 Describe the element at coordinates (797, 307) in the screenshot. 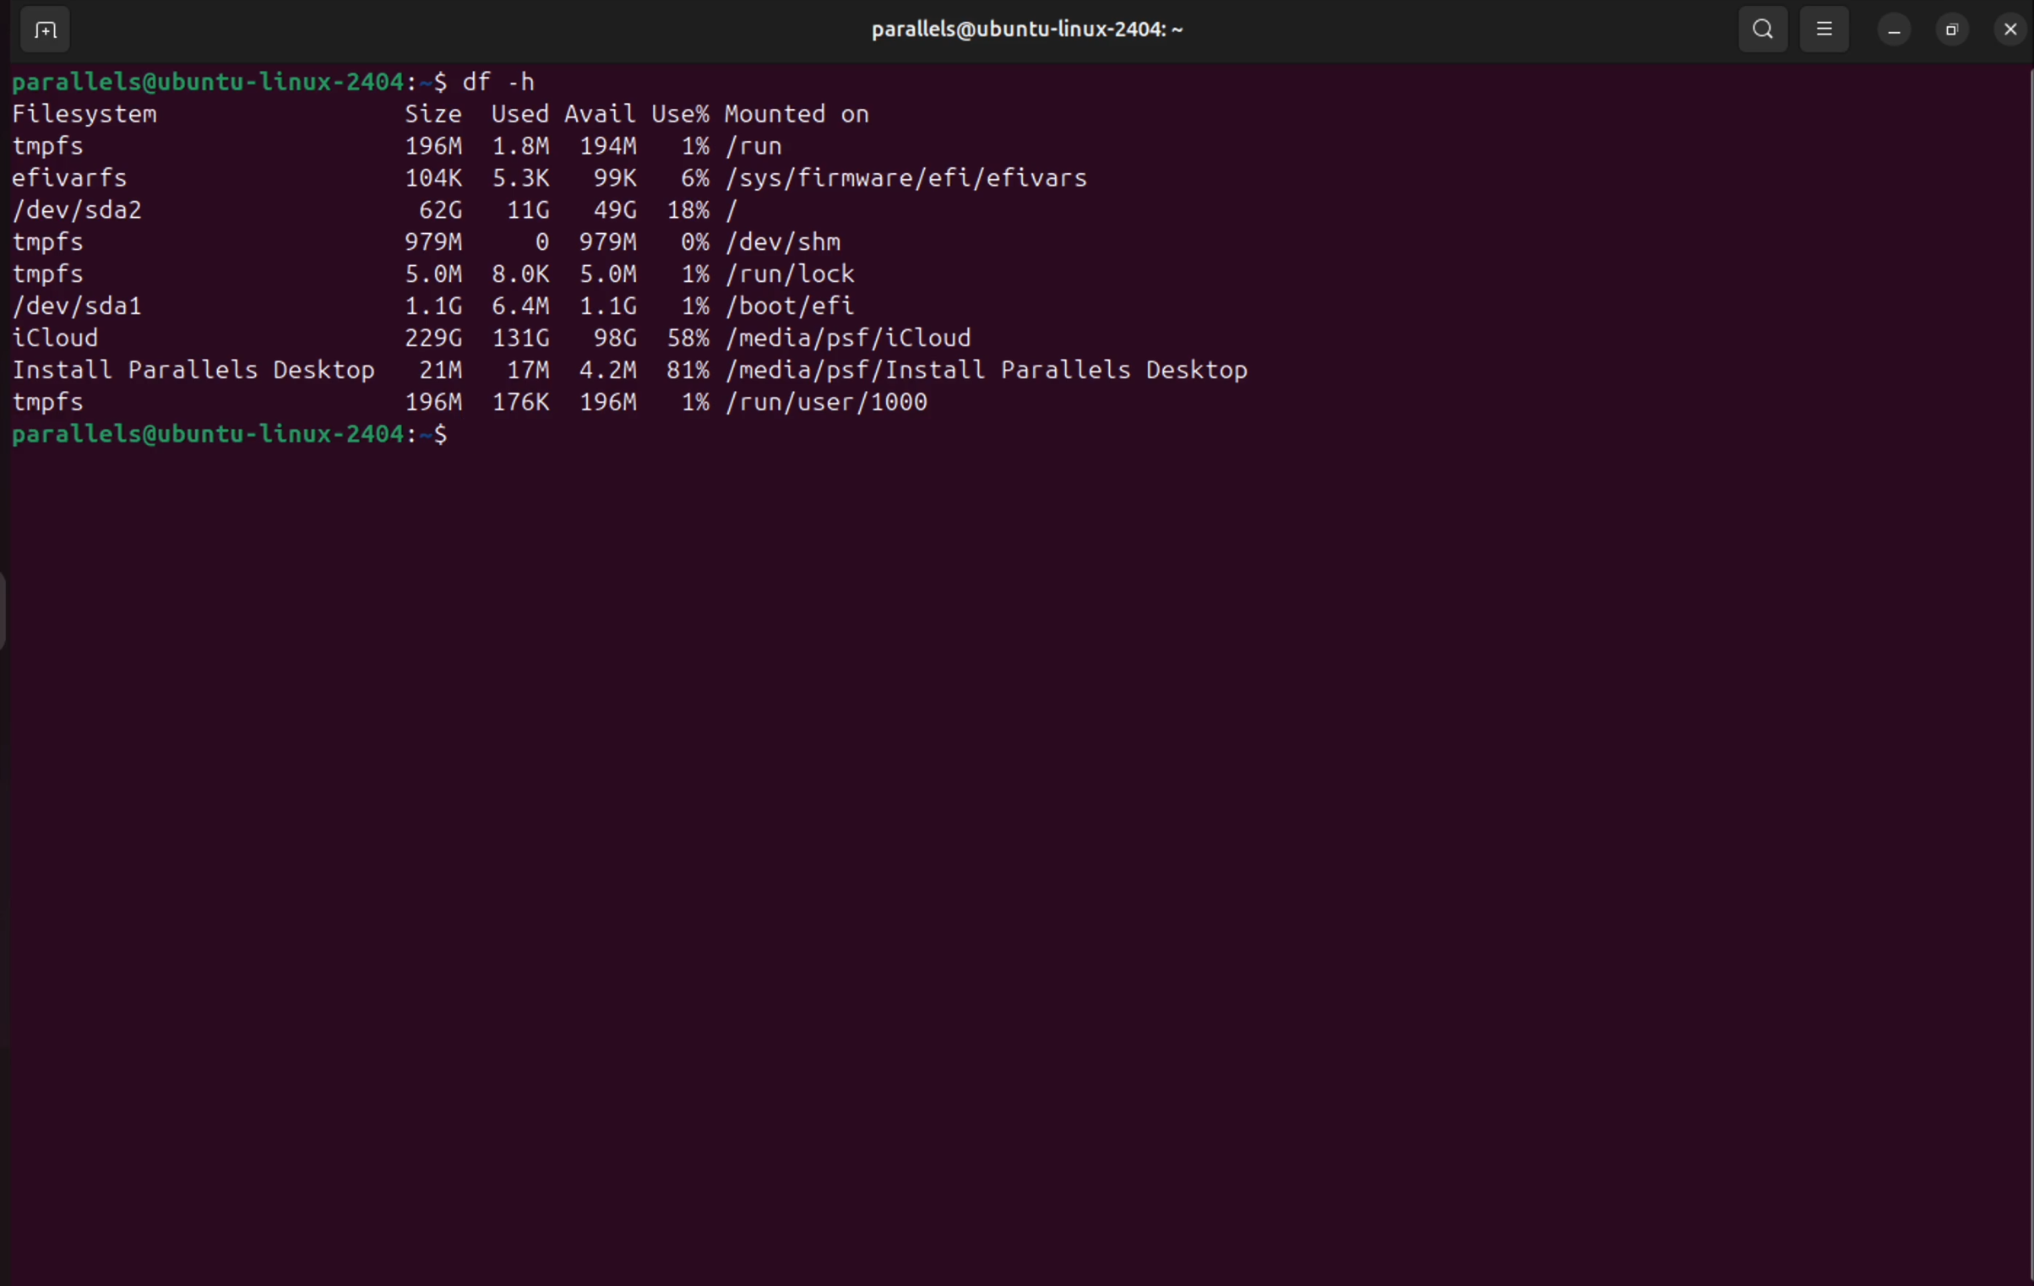

I see `/boot/efi` at that location.